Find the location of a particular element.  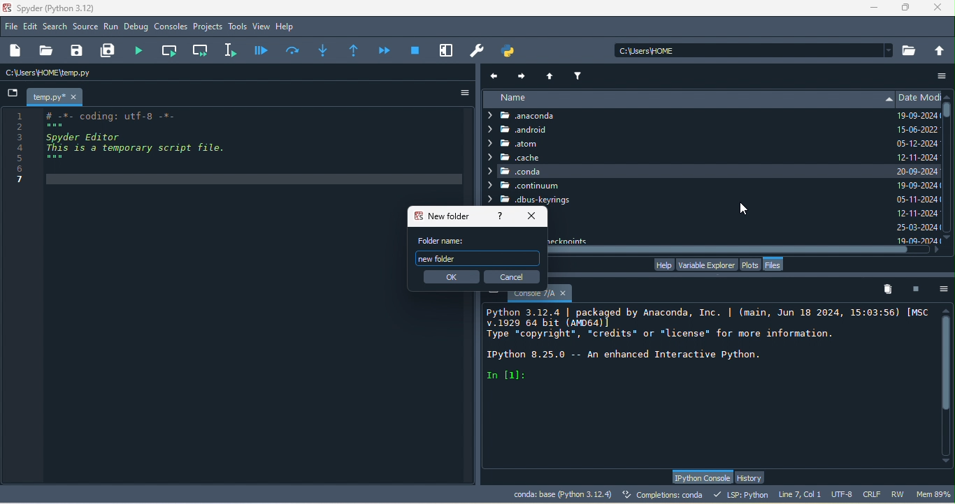

new is located at coordinates (17, 51).